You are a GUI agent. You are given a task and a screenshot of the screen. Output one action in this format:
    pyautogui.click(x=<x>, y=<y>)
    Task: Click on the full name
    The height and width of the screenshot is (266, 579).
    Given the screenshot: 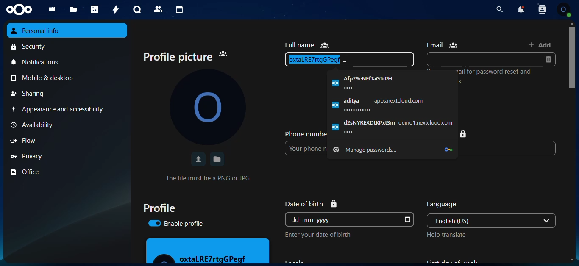 What is the action you would take?
    pyautogui.click(x=307, y=45)
    